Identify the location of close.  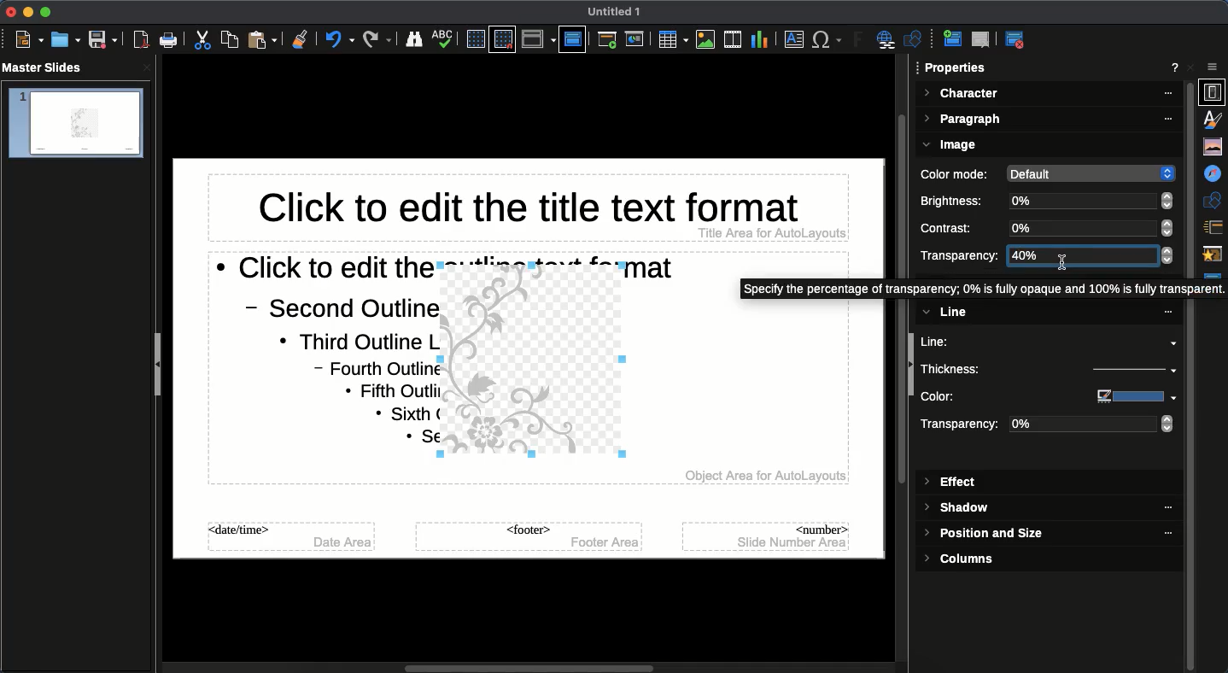
(147, 67).